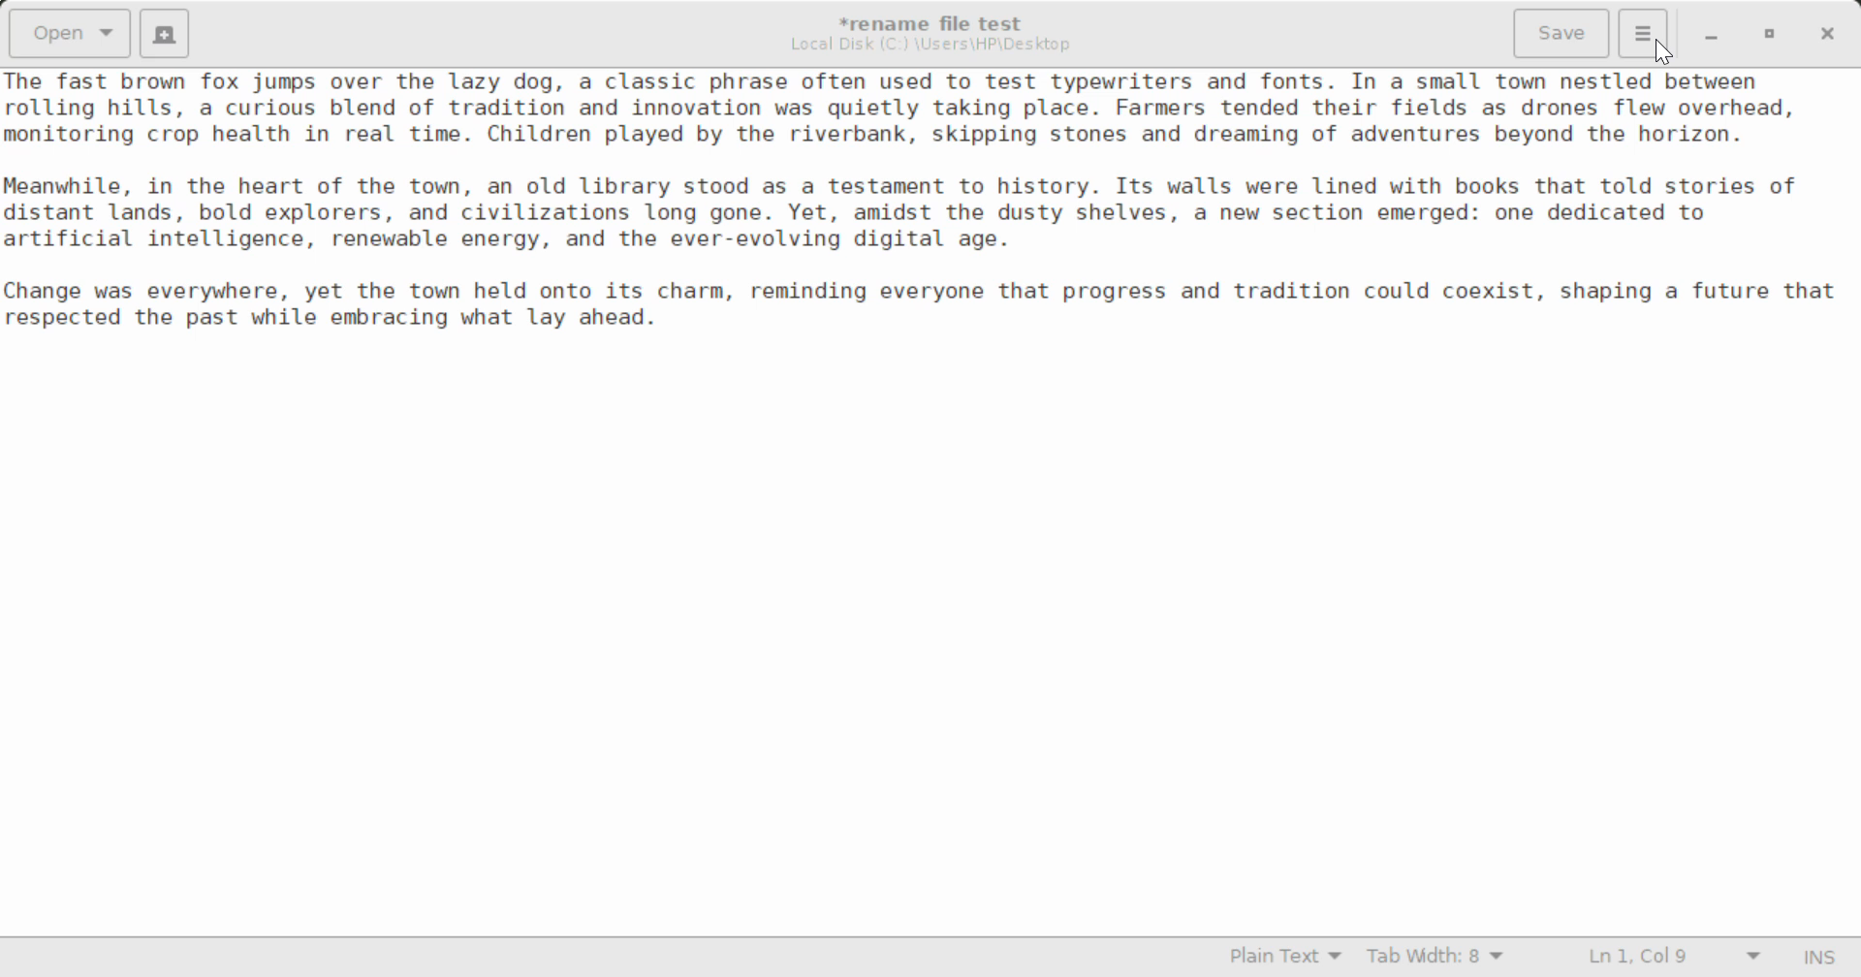 Image resolution: width=1861 pixels, height=977 pixels. I want to click on Cursor Position, so click(1659, 49).